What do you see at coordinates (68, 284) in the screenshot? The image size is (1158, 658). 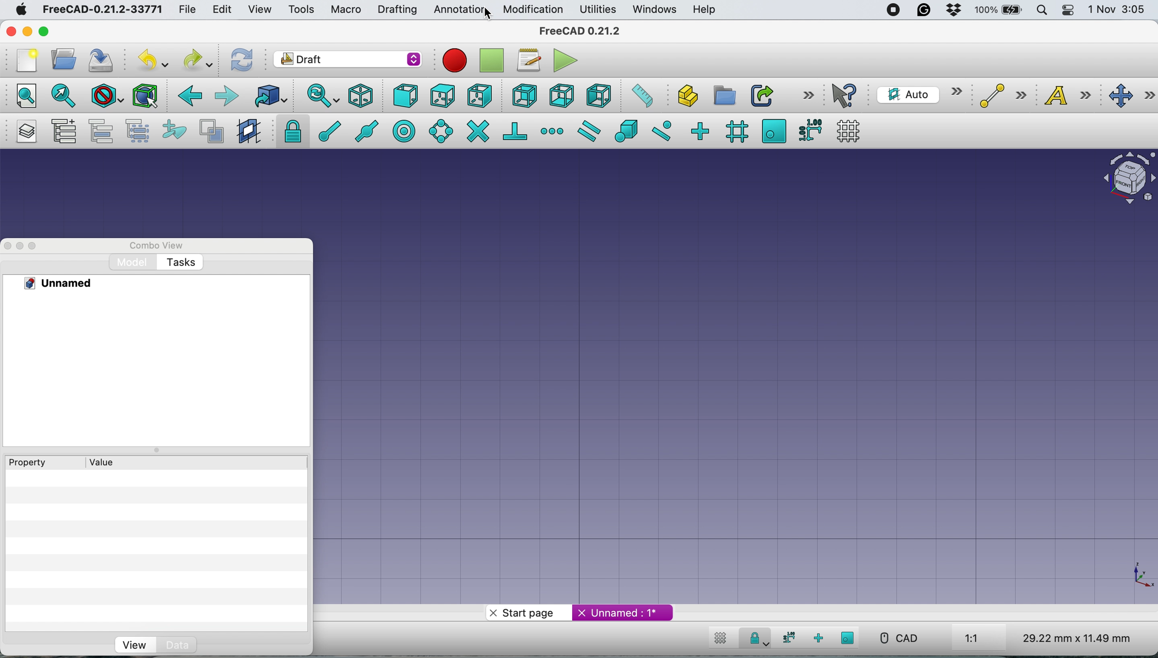 I see `unnamed` at bounding box center [68, 284].